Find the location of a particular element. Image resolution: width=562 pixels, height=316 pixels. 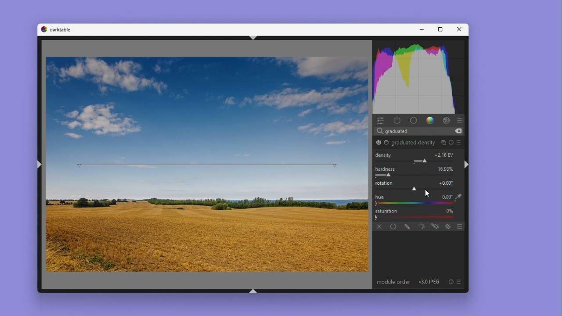

preset is located at coordinates (460, 281).